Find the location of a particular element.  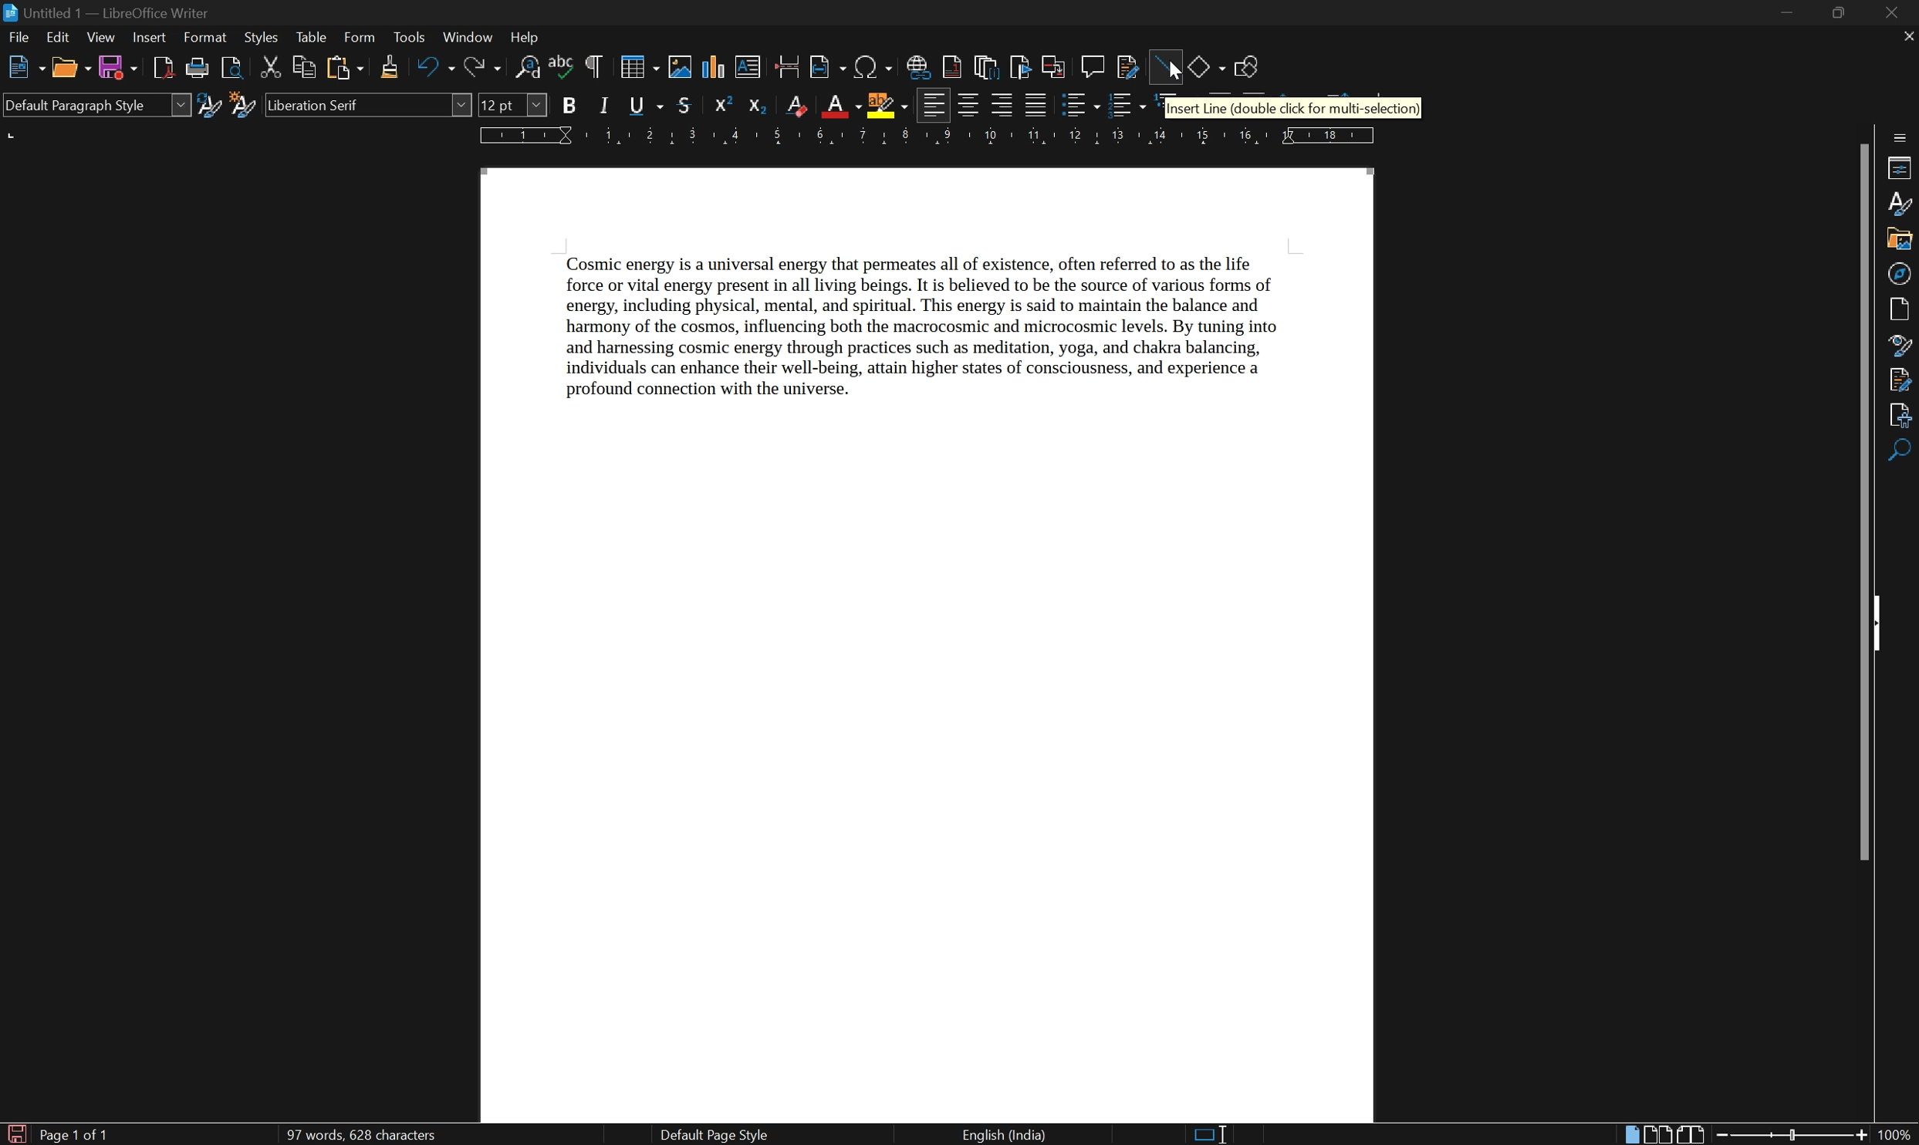

export directly as PDF is located at coordinates (161, 68).